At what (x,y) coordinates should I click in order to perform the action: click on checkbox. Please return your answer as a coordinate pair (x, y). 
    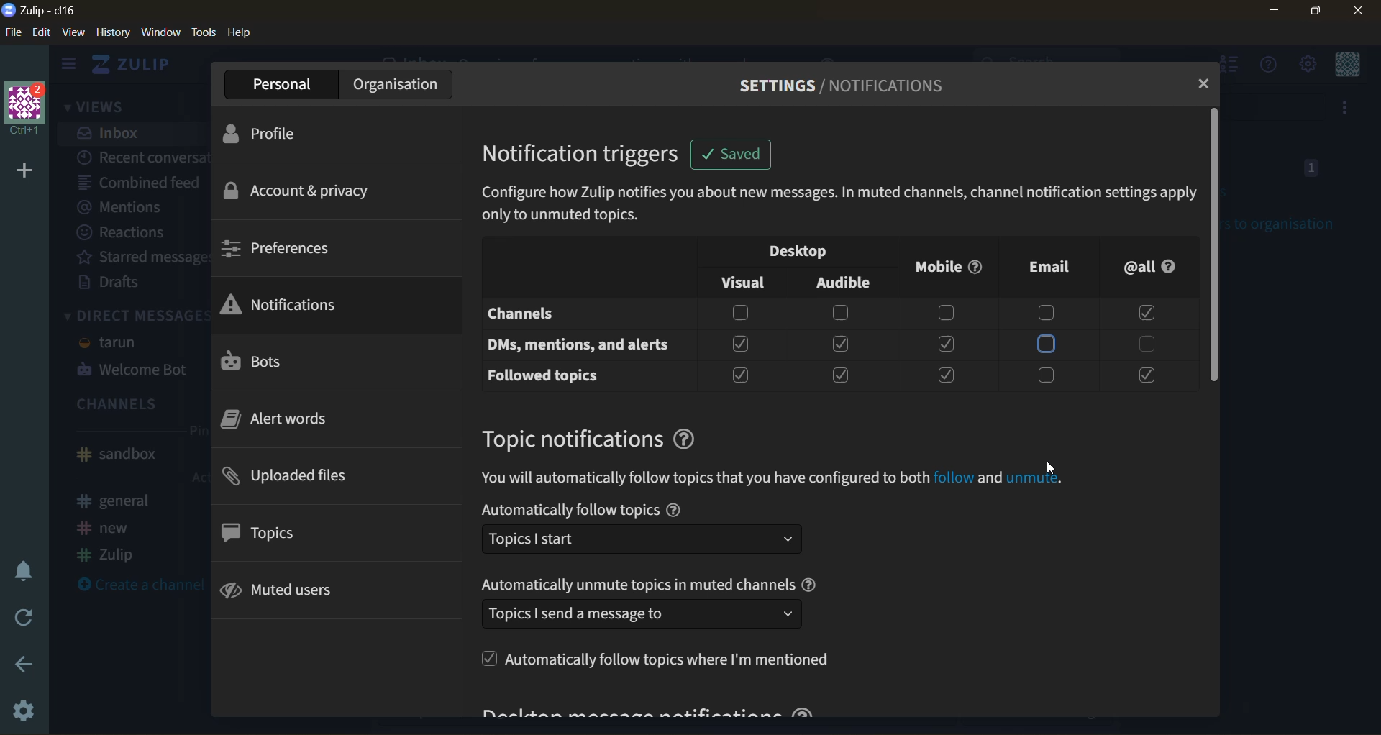
    Looking at the image, I should click on (839, 314).